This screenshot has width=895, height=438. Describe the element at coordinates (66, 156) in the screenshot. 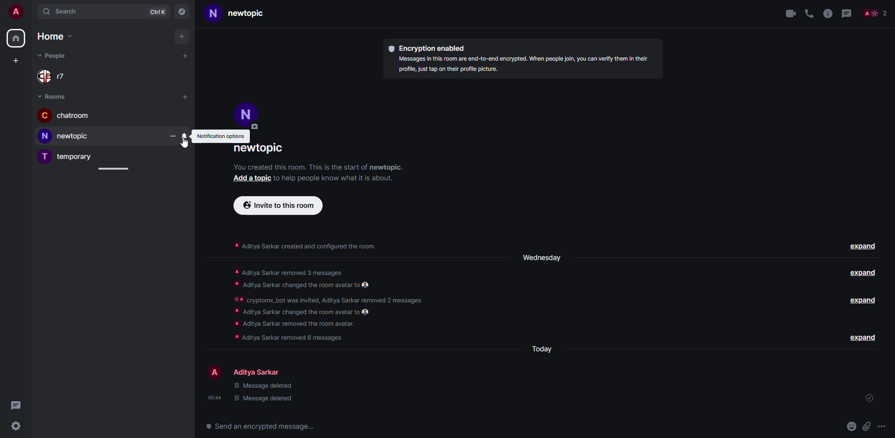

I see `room` at that location.